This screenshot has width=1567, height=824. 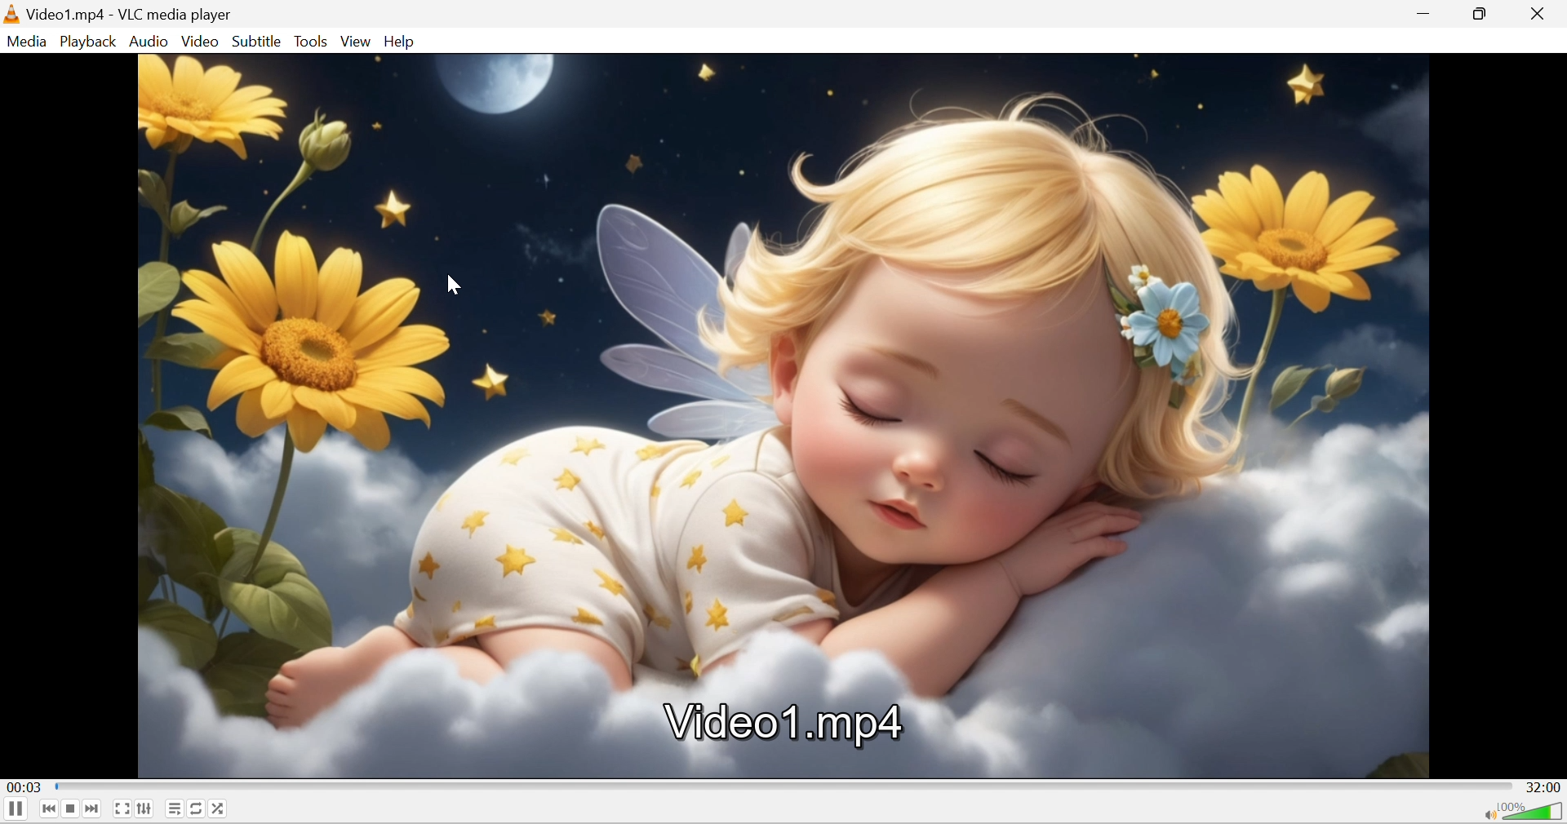 What do you see at coordinates (197, 808) in the screenshot?
I see `Click to toggle between loop all, loop one and no loop` at bounding box center [197, 808].